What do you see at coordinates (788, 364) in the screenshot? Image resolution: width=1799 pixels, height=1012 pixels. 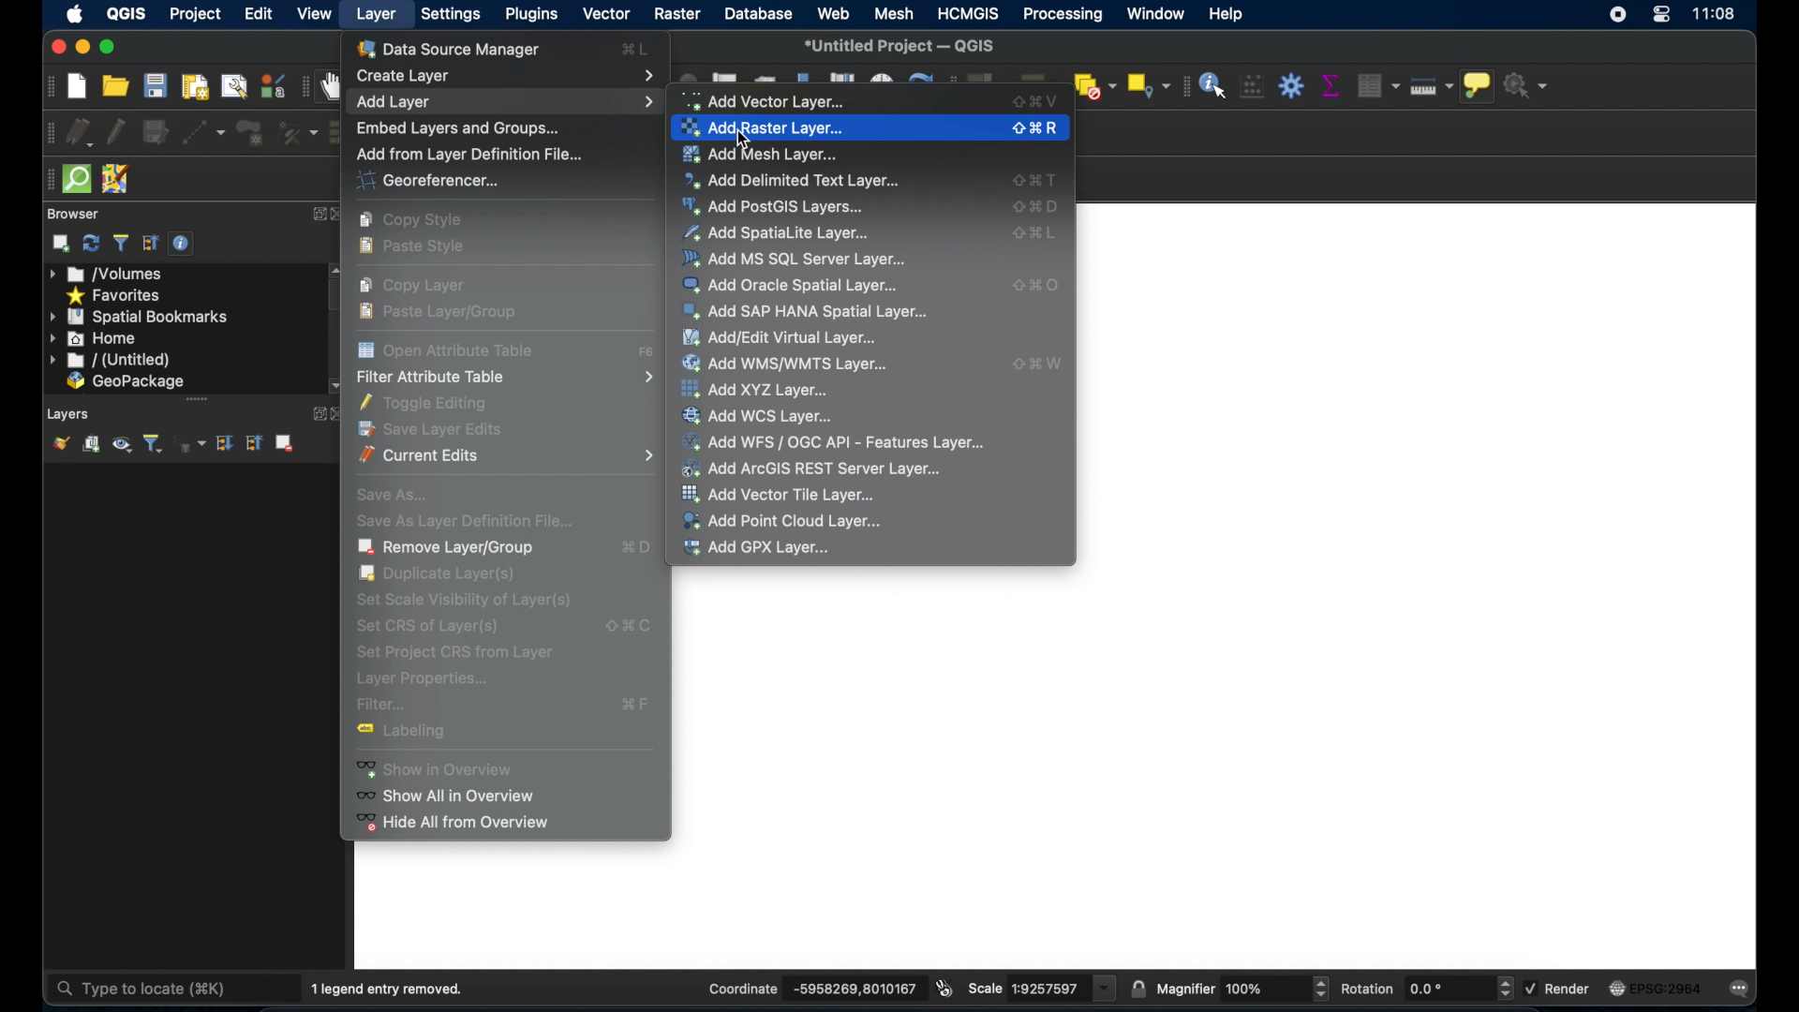 I see `add wms/wmts layer` at bounding box center [788, 364].